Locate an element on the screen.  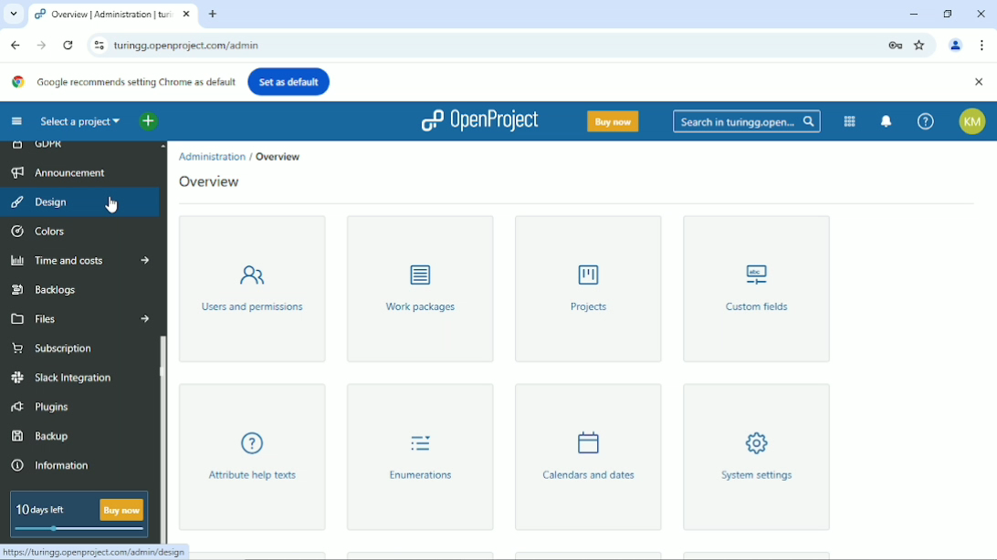
Projects is located at coordinates (589, 289).